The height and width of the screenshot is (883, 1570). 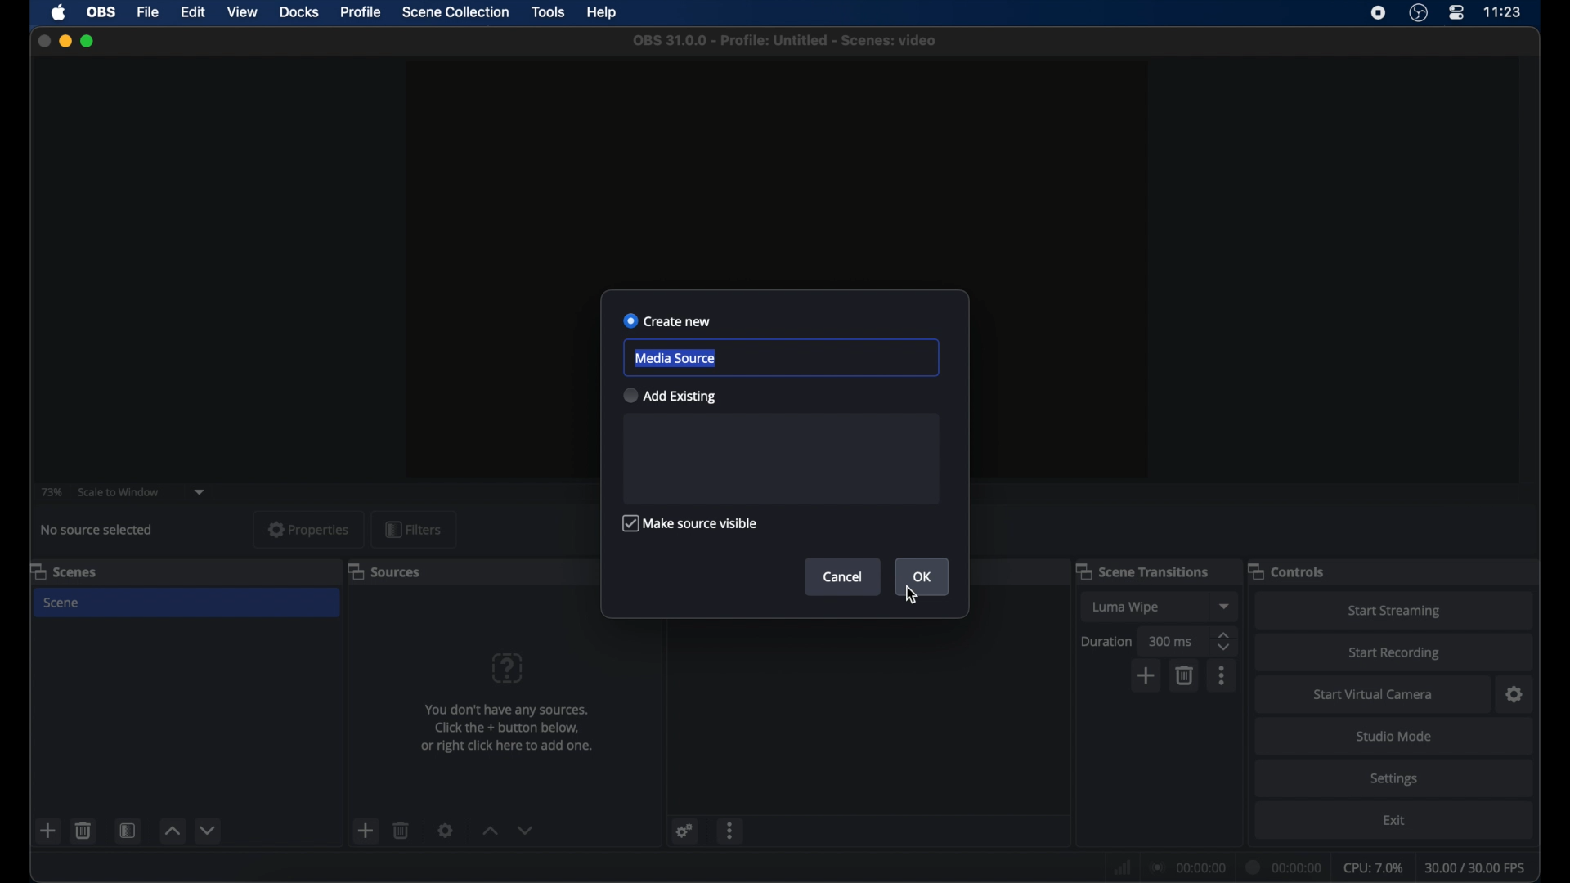 I want to click on no source selected, so click(x=97, y=530).